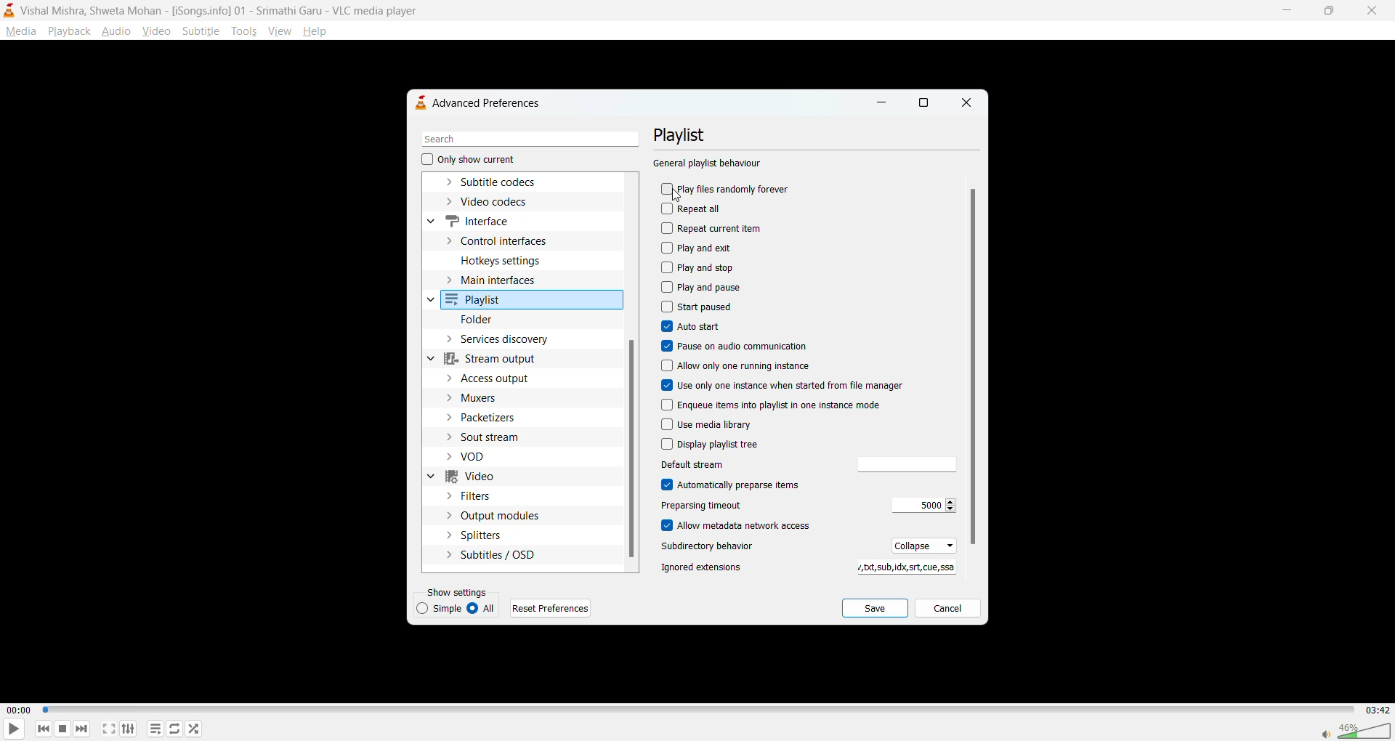 This screenshot has width=1395, height=741. What do you see at coordinates (713, 445) in the screenshot?
I see `display playlist tree` at bounding box center [713, 445].